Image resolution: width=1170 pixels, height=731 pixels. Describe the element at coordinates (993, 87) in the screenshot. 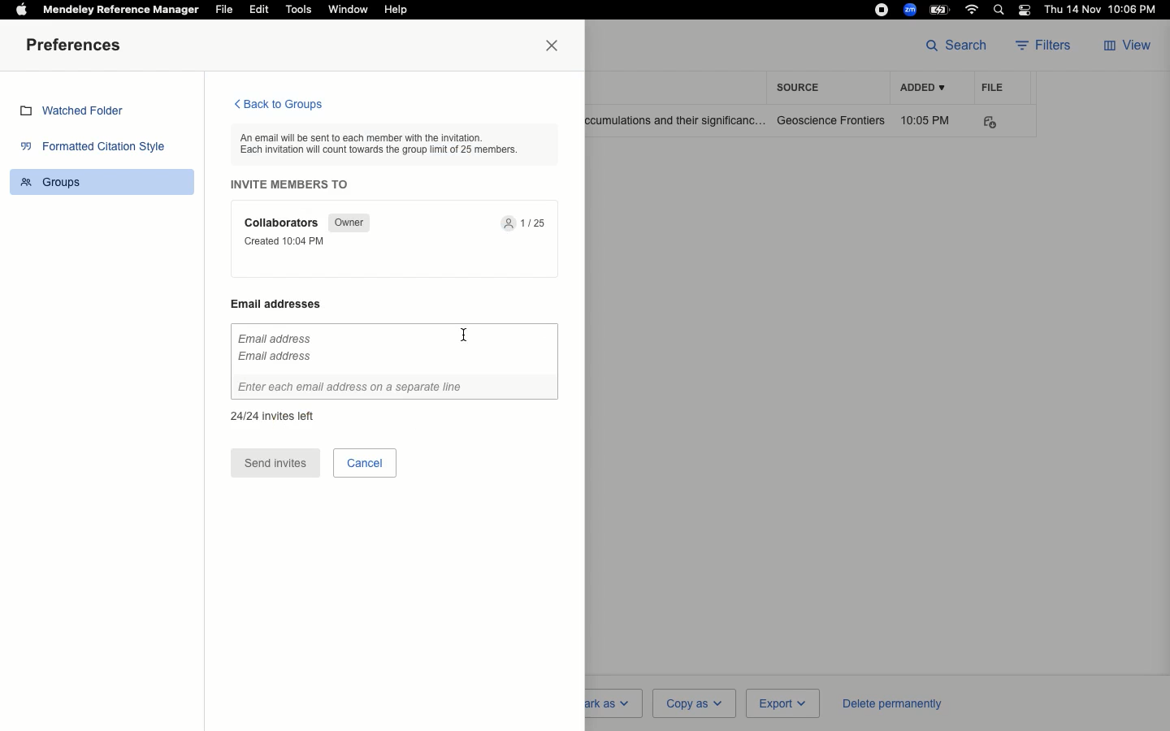

I see `File` at that location.